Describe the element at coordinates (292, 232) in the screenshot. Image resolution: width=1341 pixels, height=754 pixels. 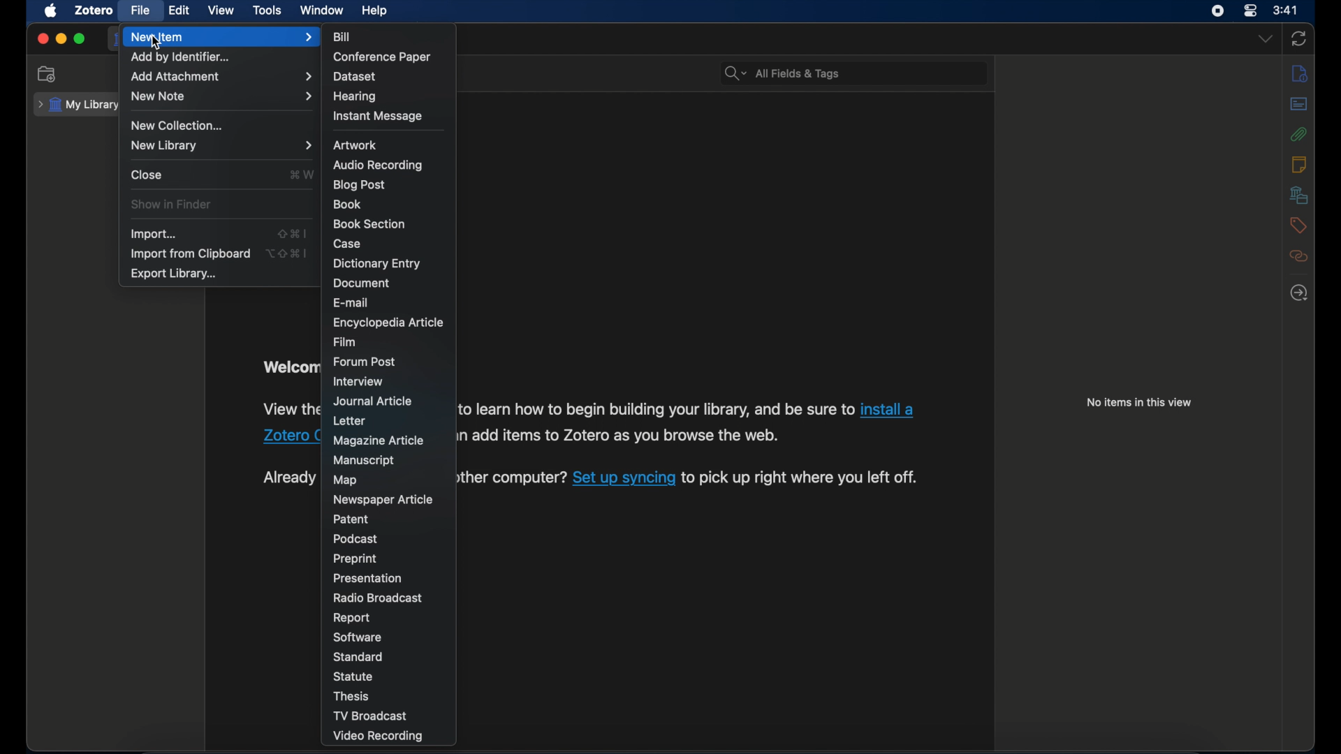
I see `shortcut` at that location.